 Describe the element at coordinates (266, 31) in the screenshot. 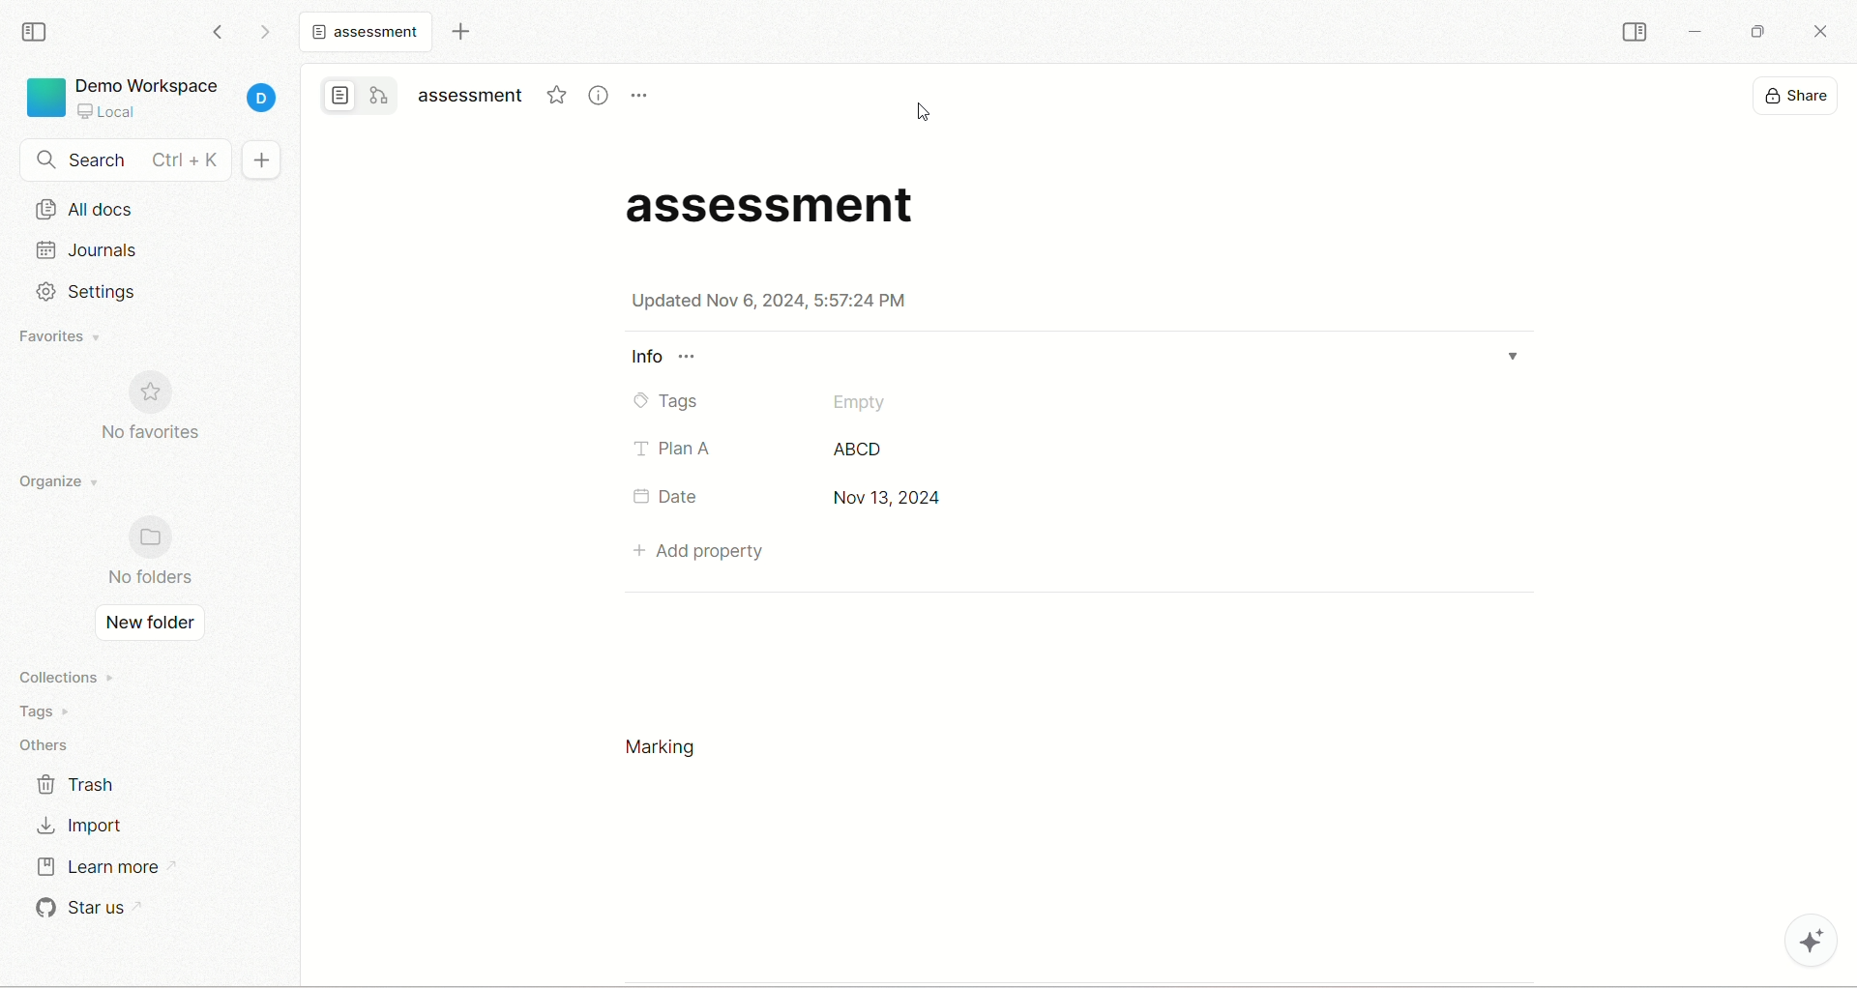

I see `go forward` at that location.